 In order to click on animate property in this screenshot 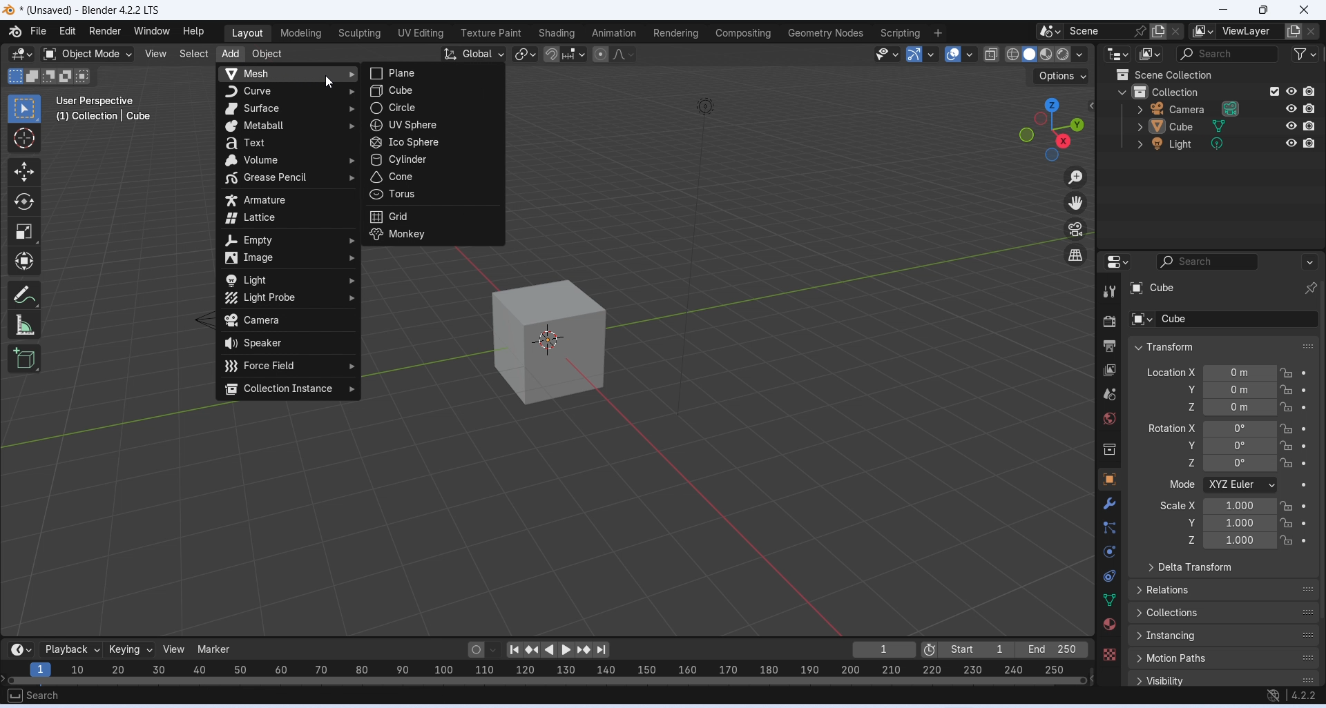, I will do `click(1305, 541)`.